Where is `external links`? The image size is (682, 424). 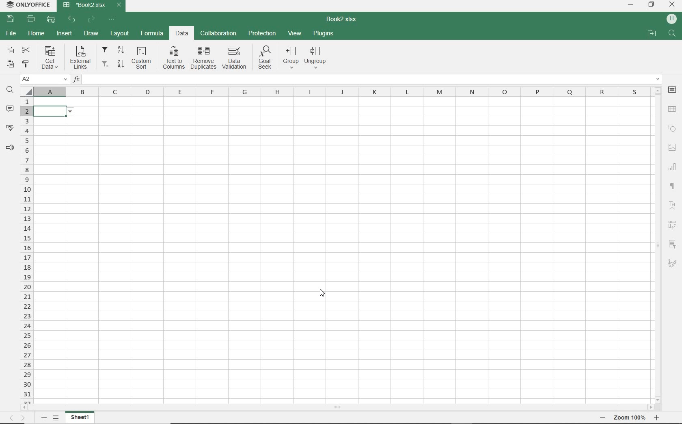 external links is located at coordinates (82, 59).